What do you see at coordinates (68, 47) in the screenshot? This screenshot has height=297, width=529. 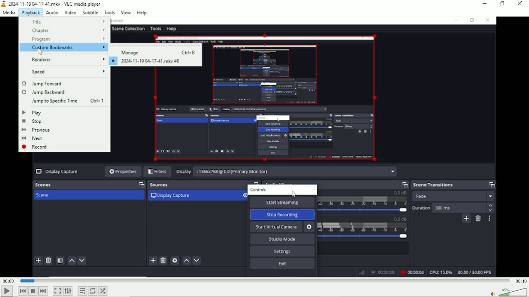 I see `Custom bookmarks` at bounding box center [68, 47].